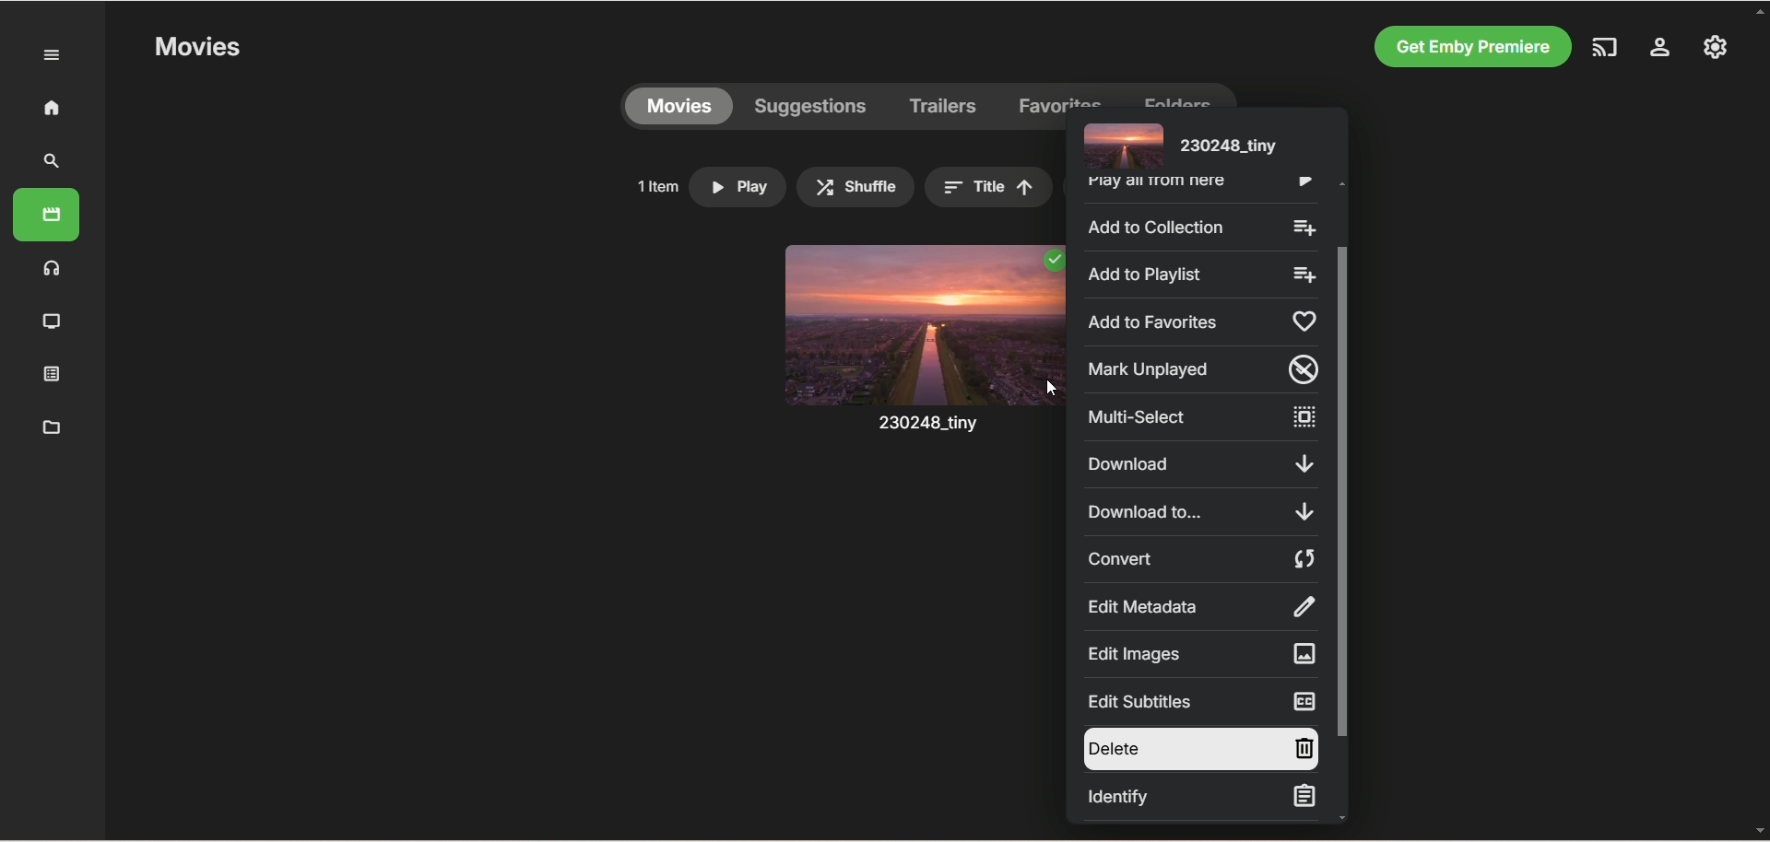 The width and height of the screenshot is (1770, 842). What do you see at coordinates (811, 107) in the screenshot?
I see `suggestions` at bounding box center [811, 107].